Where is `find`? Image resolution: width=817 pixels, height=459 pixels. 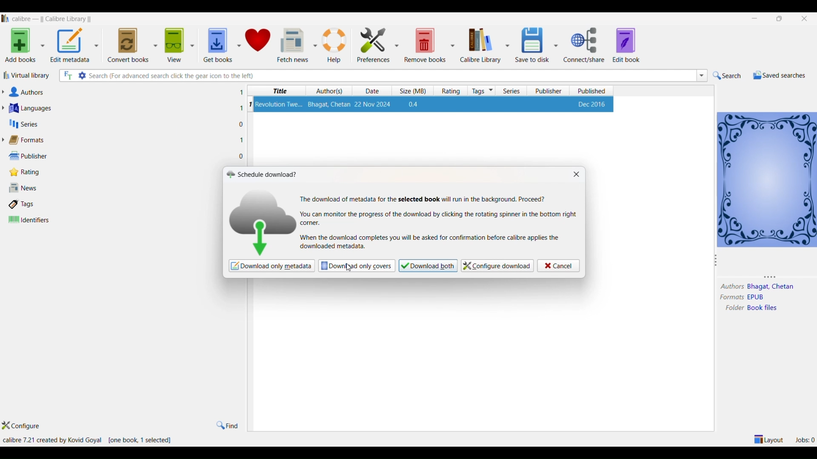
find is located at coordinates (227, 425).